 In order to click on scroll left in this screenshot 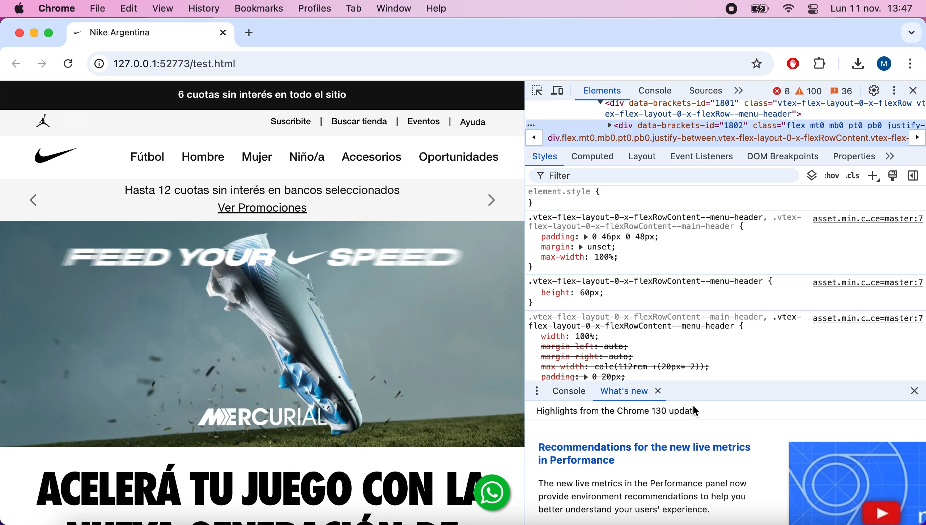, I will do `click(533, 137)`.